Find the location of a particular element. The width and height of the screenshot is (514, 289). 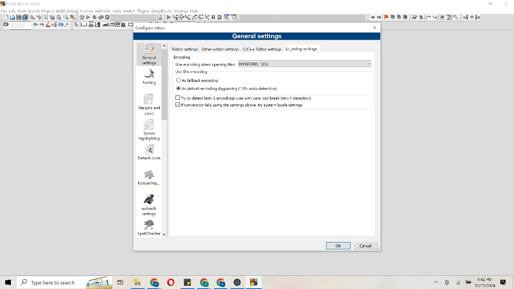

folders is located at coordinates (120, 283).